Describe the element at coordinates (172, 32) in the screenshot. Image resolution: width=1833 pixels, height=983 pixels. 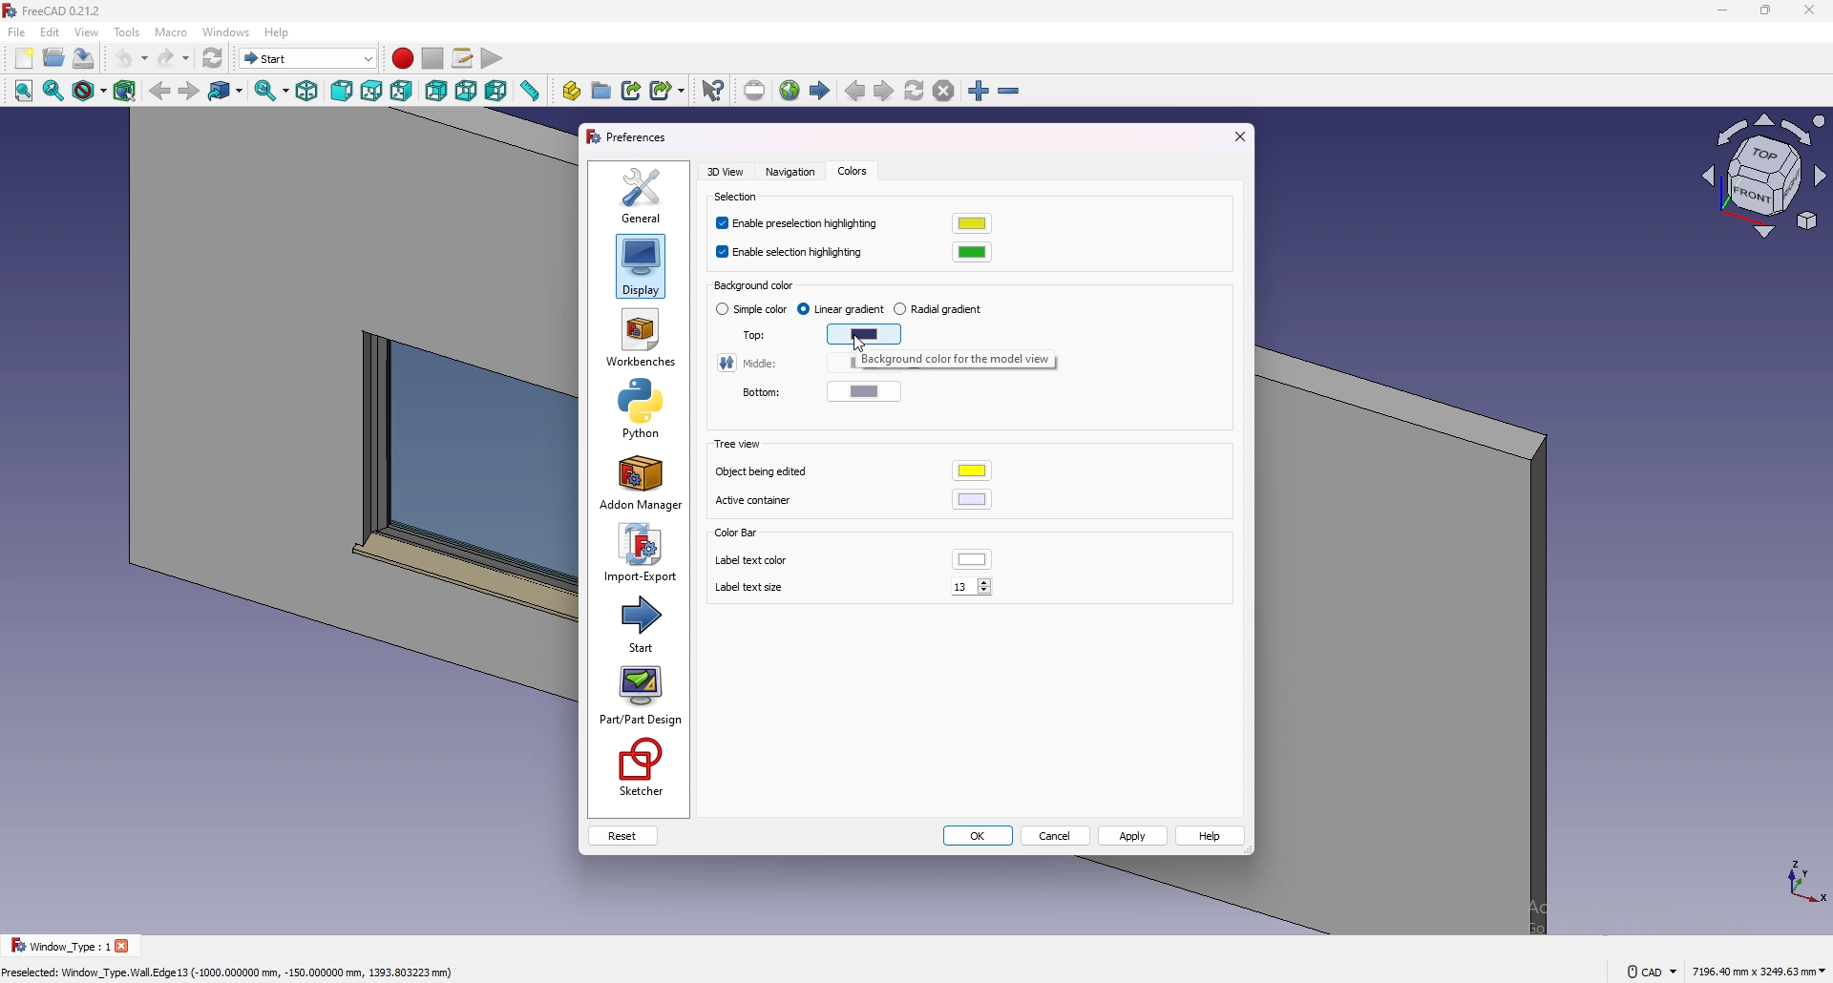
I see `macro` at that location.